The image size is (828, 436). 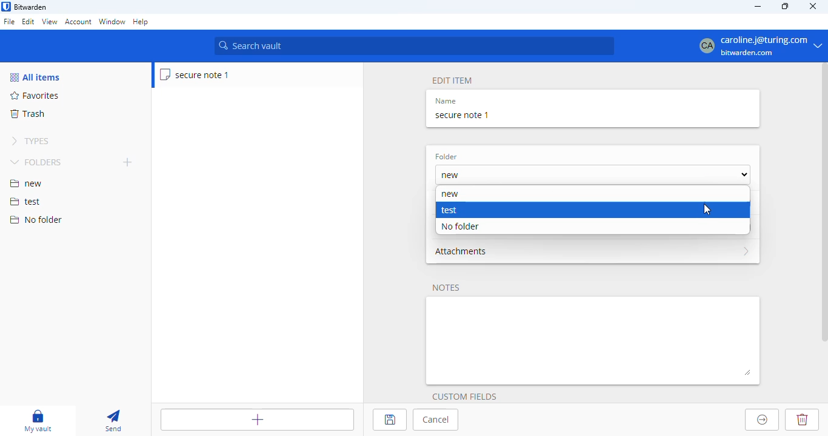 I want to click on search vault, so click(x=414, y=46).